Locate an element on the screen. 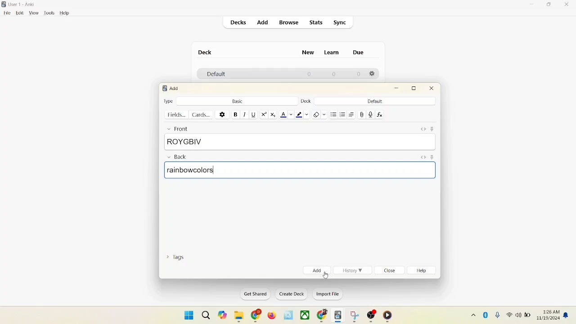  text highlight color is located at coordinates (301, 114).